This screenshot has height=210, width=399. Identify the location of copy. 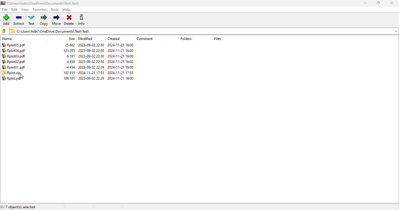
(44, 20).